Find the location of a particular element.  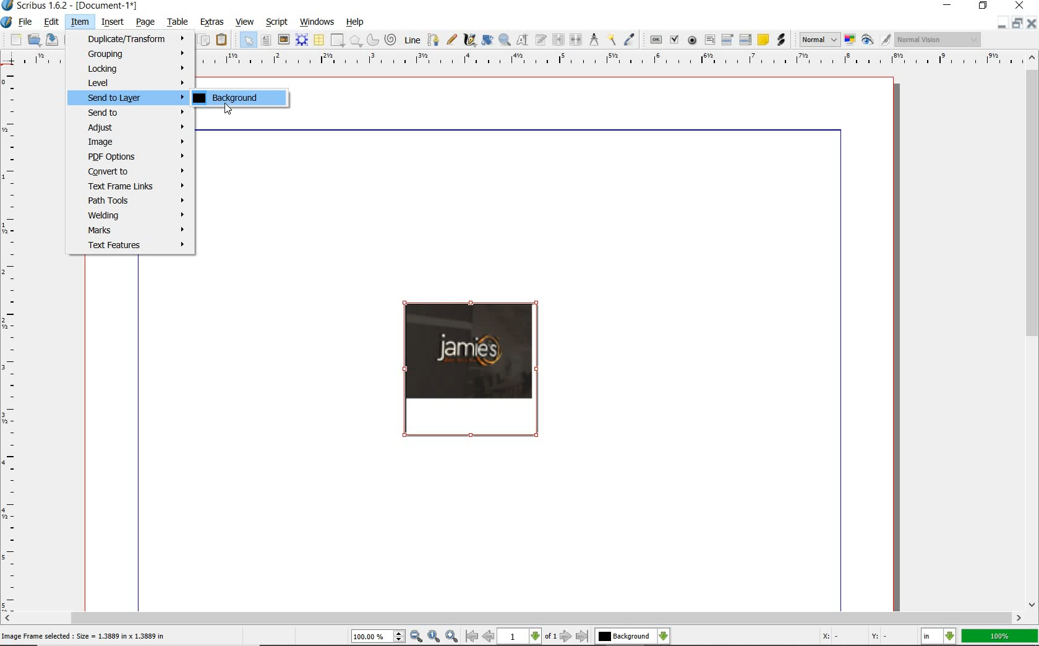

spiral is located at coordinates (391, 39).